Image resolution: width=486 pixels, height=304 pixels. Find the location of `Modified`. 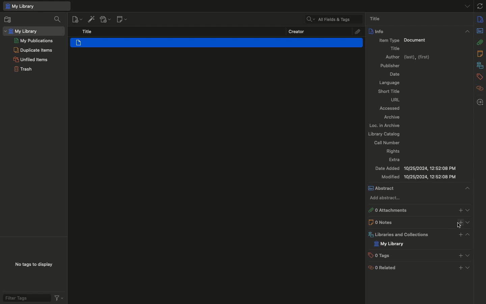

Modified is located at coordinates (419, 177).